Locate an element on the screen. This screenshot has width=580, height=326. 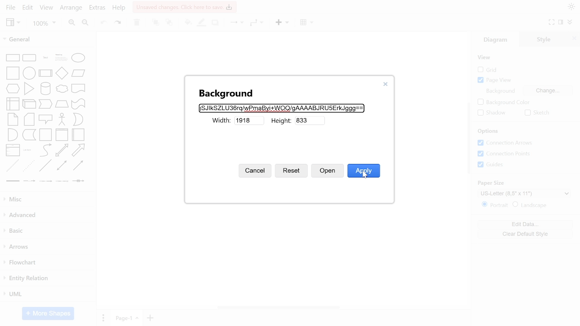
Height is located at coordinates (282, 121).